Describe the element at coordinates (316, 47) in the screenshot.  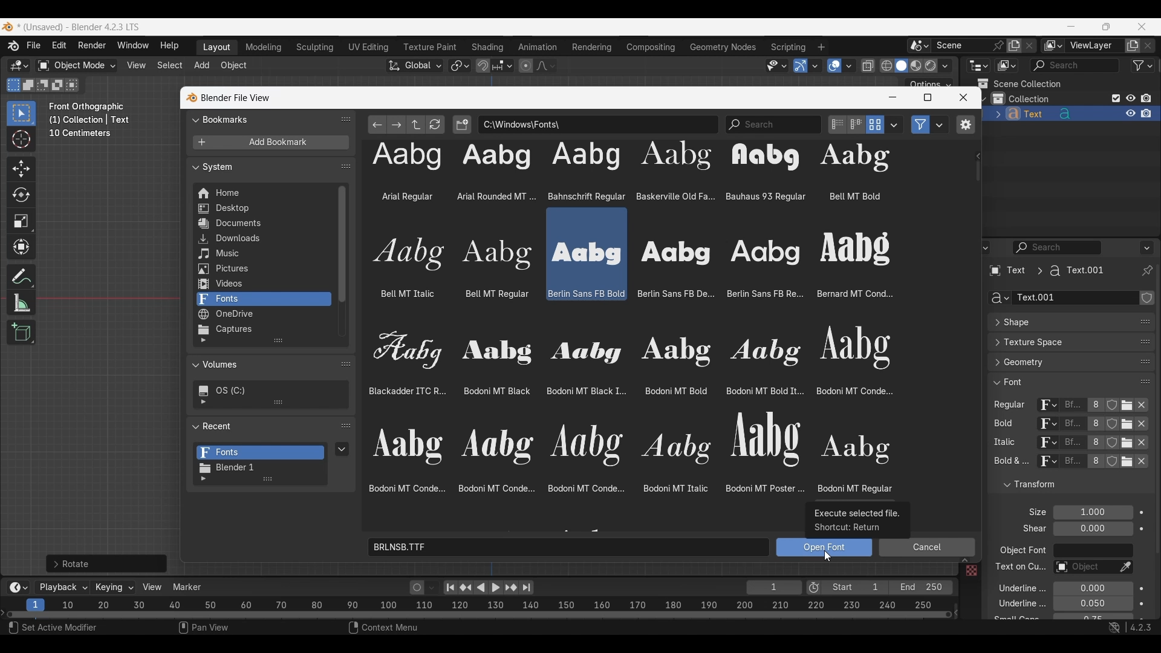
I see `Sculpting workspace` at that location.